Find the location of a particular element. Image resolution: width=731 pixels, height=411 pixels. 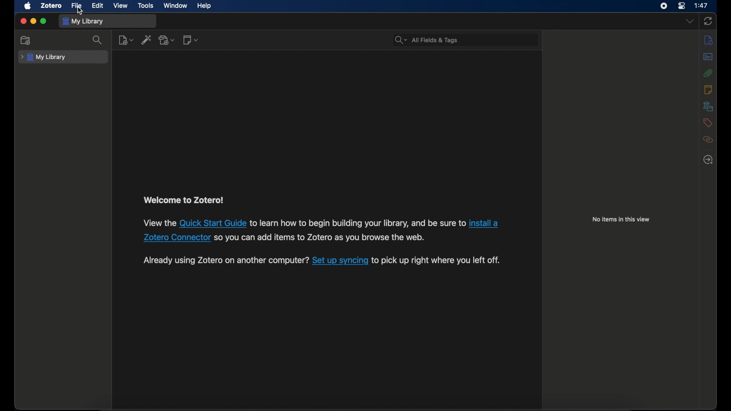

help is located at coordinates (204, 6).